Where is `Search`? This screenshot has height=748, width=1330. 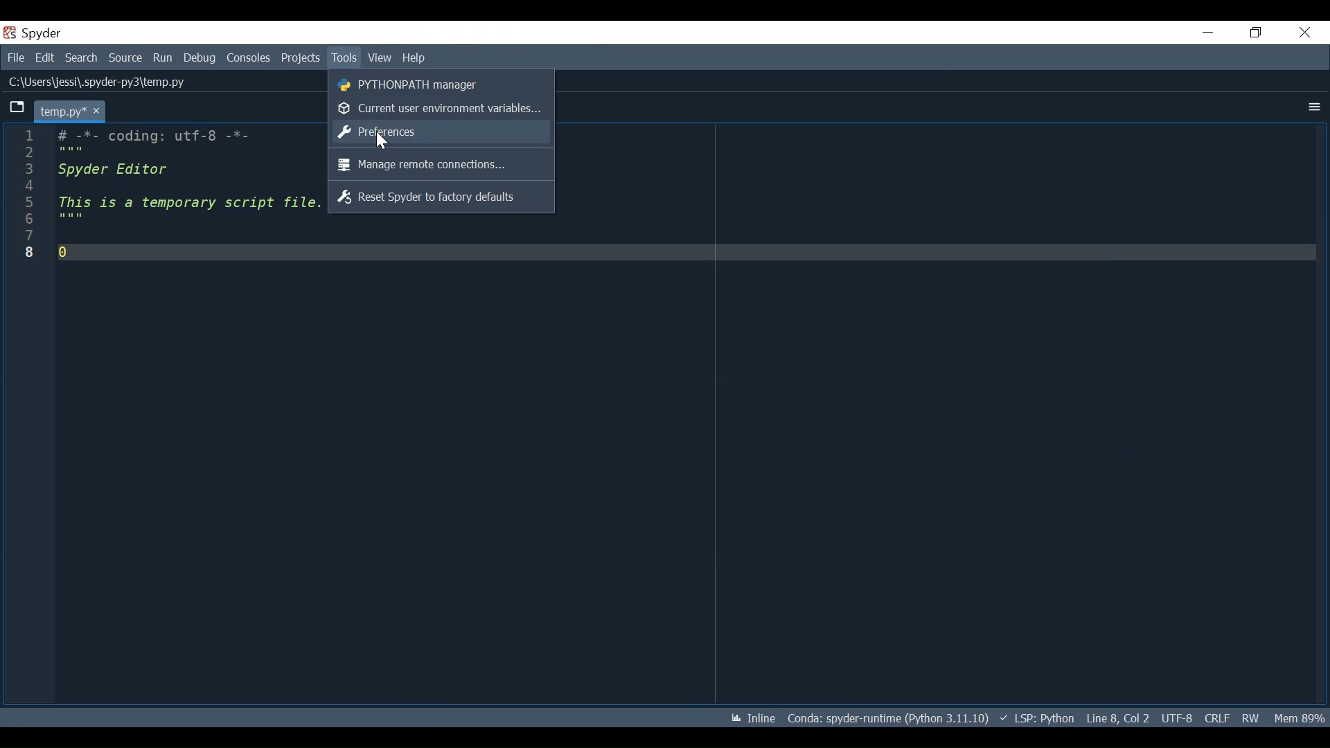 Search is located at coordinates (82, 57).